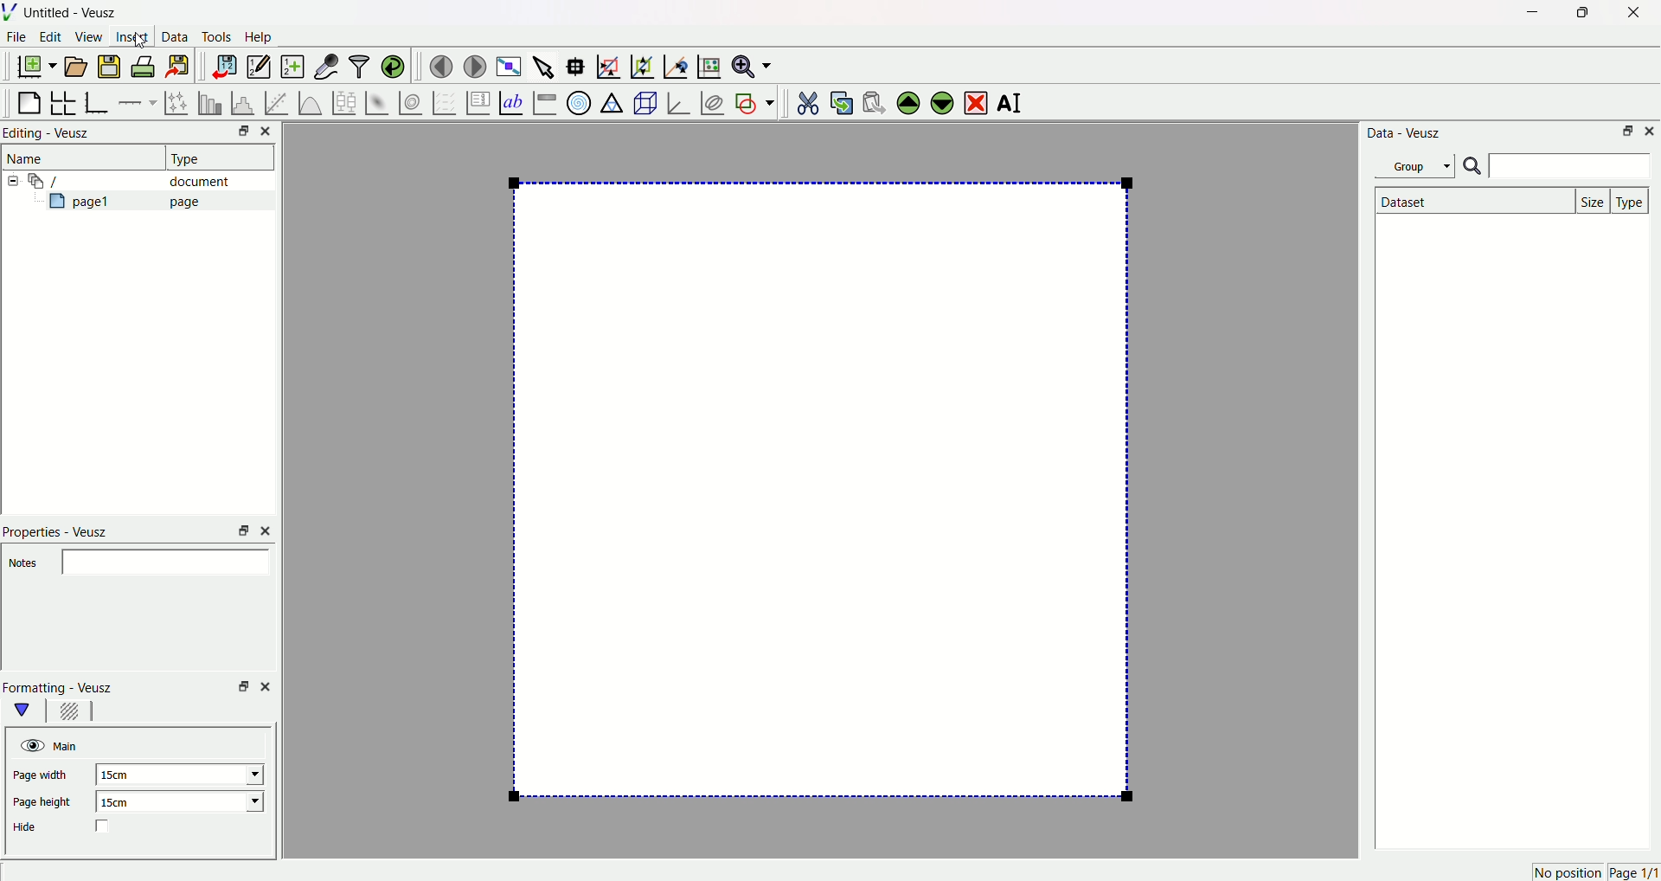 The width and height of the screenshot is (1661, 881). What do you see at coordinates (611, 100) in the screenshot?
I see `ternary graphs` at bounding box center [611, 100].